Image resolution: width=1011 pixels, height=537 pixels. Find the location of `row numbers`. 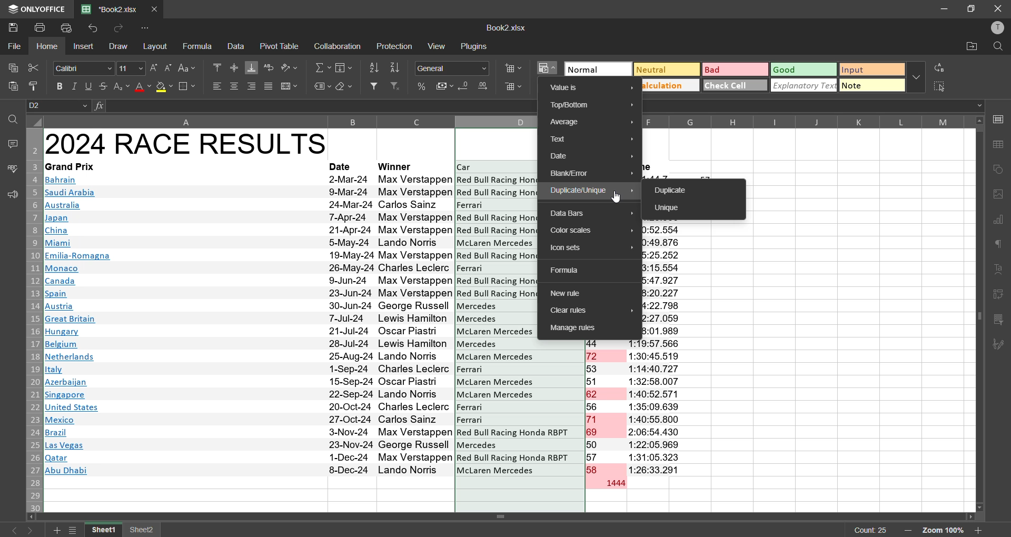

row numbers is located at coordinates (32, 320).